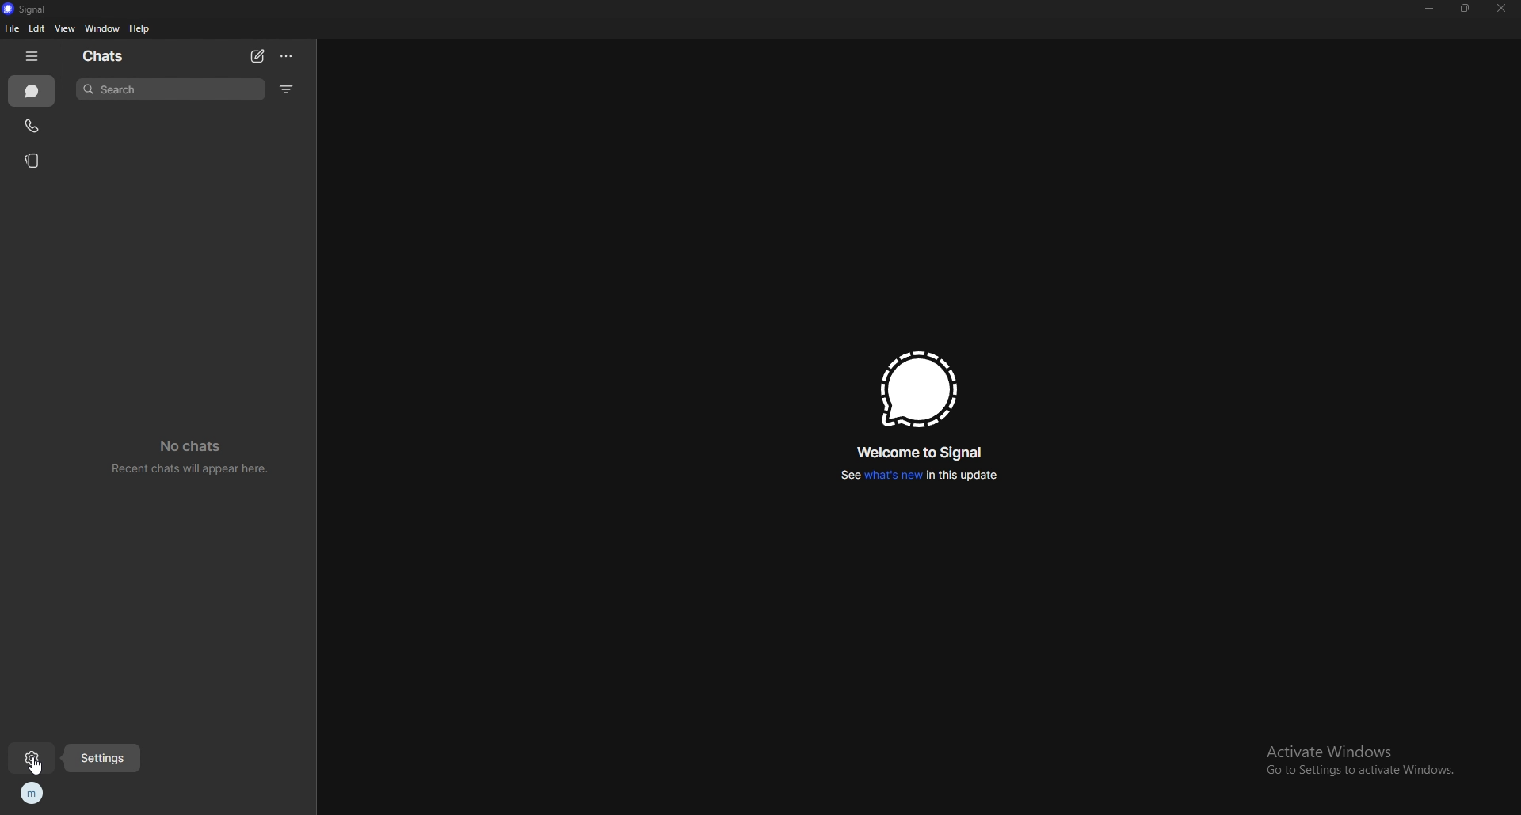 The width and height of the screenshot is (1521, 815). Describe the element at coordinates (920, 475) in the screenshot. I see `see what's new in this update` at that location.